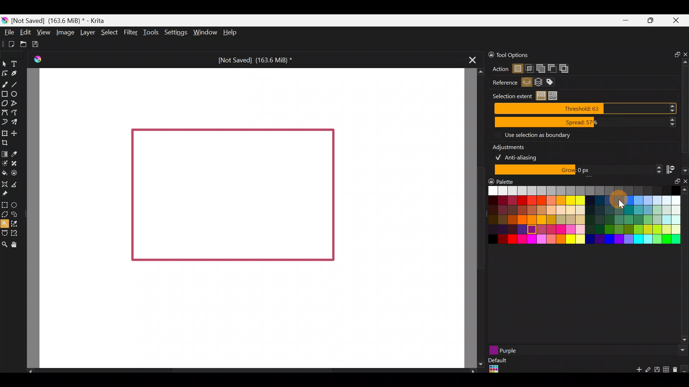 The width and height of the screenshot is (689, 387). I want to click on Scroll bar, so click(475, 218).